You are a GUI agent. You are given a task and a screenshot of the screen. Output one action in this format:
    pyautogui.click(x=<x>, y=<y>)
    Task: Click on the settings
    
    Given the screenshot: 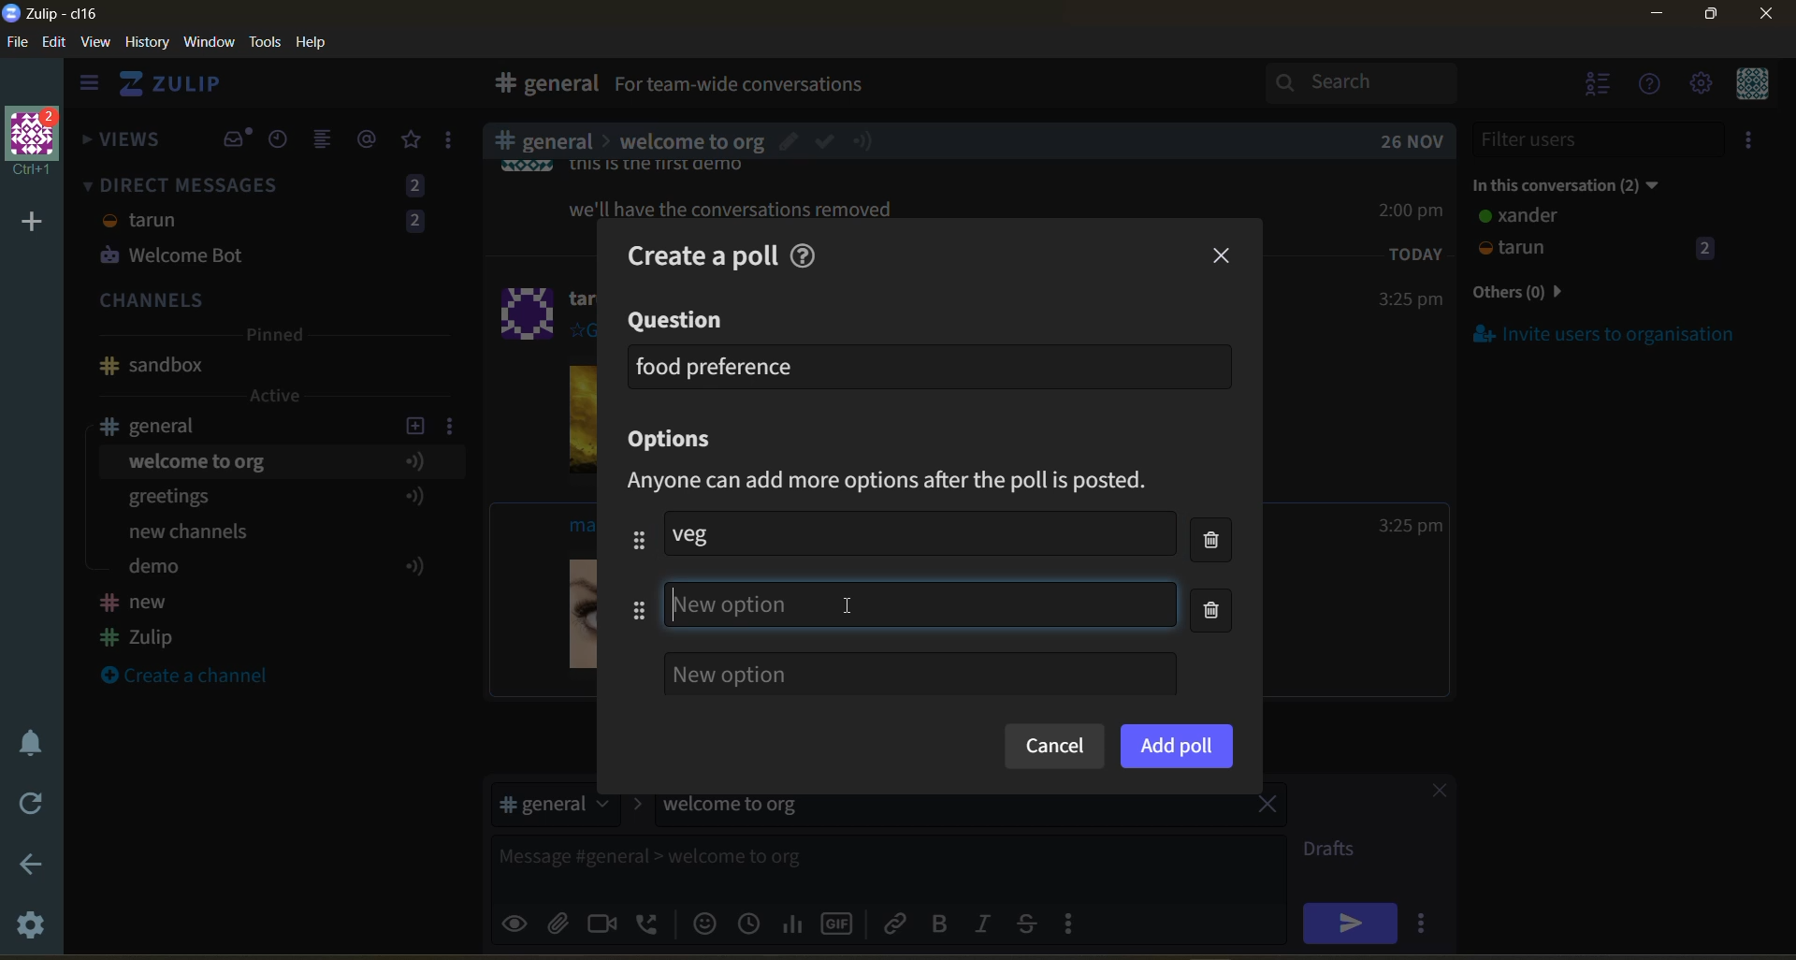 What is the action you would take?
    pyautogui.click(x=33, y=928)
    